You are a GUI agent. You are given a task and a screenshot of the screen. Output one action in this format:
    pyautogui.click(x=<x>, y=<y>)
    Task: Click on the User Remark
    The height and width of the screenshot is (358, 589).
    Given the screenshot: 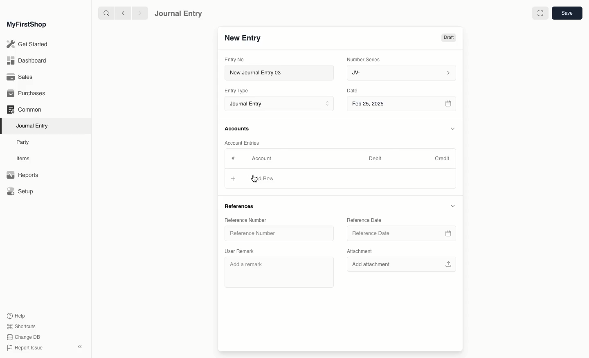 What is the action you would take?
    pyautogui.click(x=241, y=251)
    